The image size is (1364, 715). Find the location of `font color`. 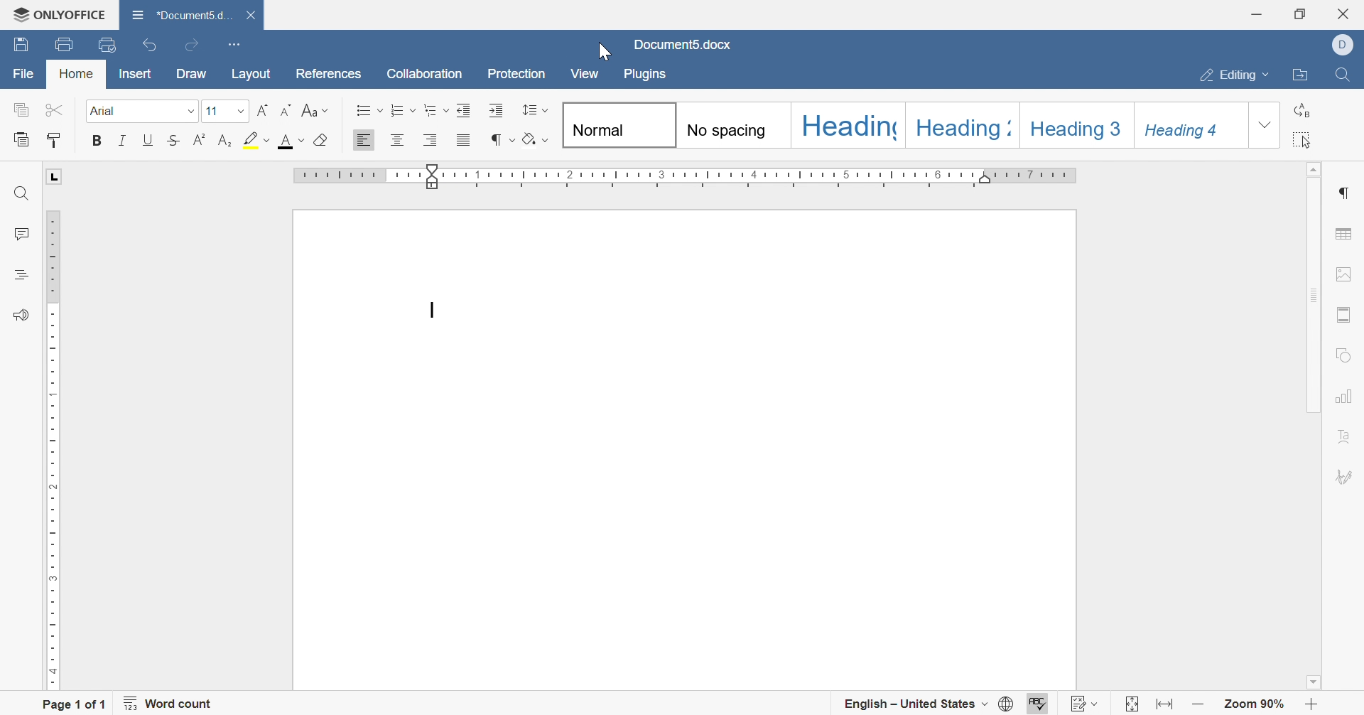

font color is located at coordinates (291, 139).